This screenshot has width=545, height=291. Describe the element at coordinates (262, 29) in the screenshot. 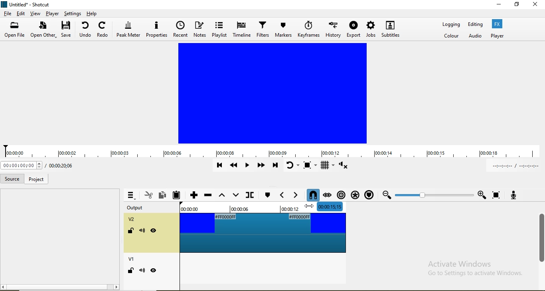

I see `filters` at that location.